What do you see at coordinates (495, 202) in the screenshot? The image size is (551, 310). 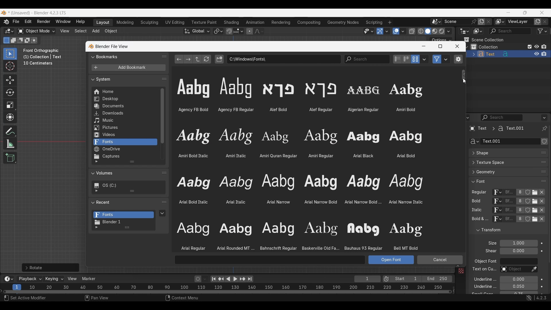 I see `Browse ID data` at bounding box center [495, 202].